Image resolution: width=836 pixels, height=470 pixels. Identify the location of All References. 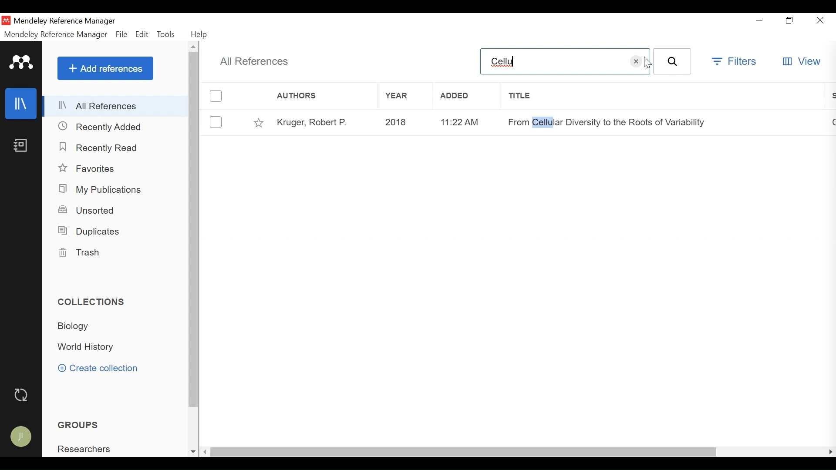
(115, 106).